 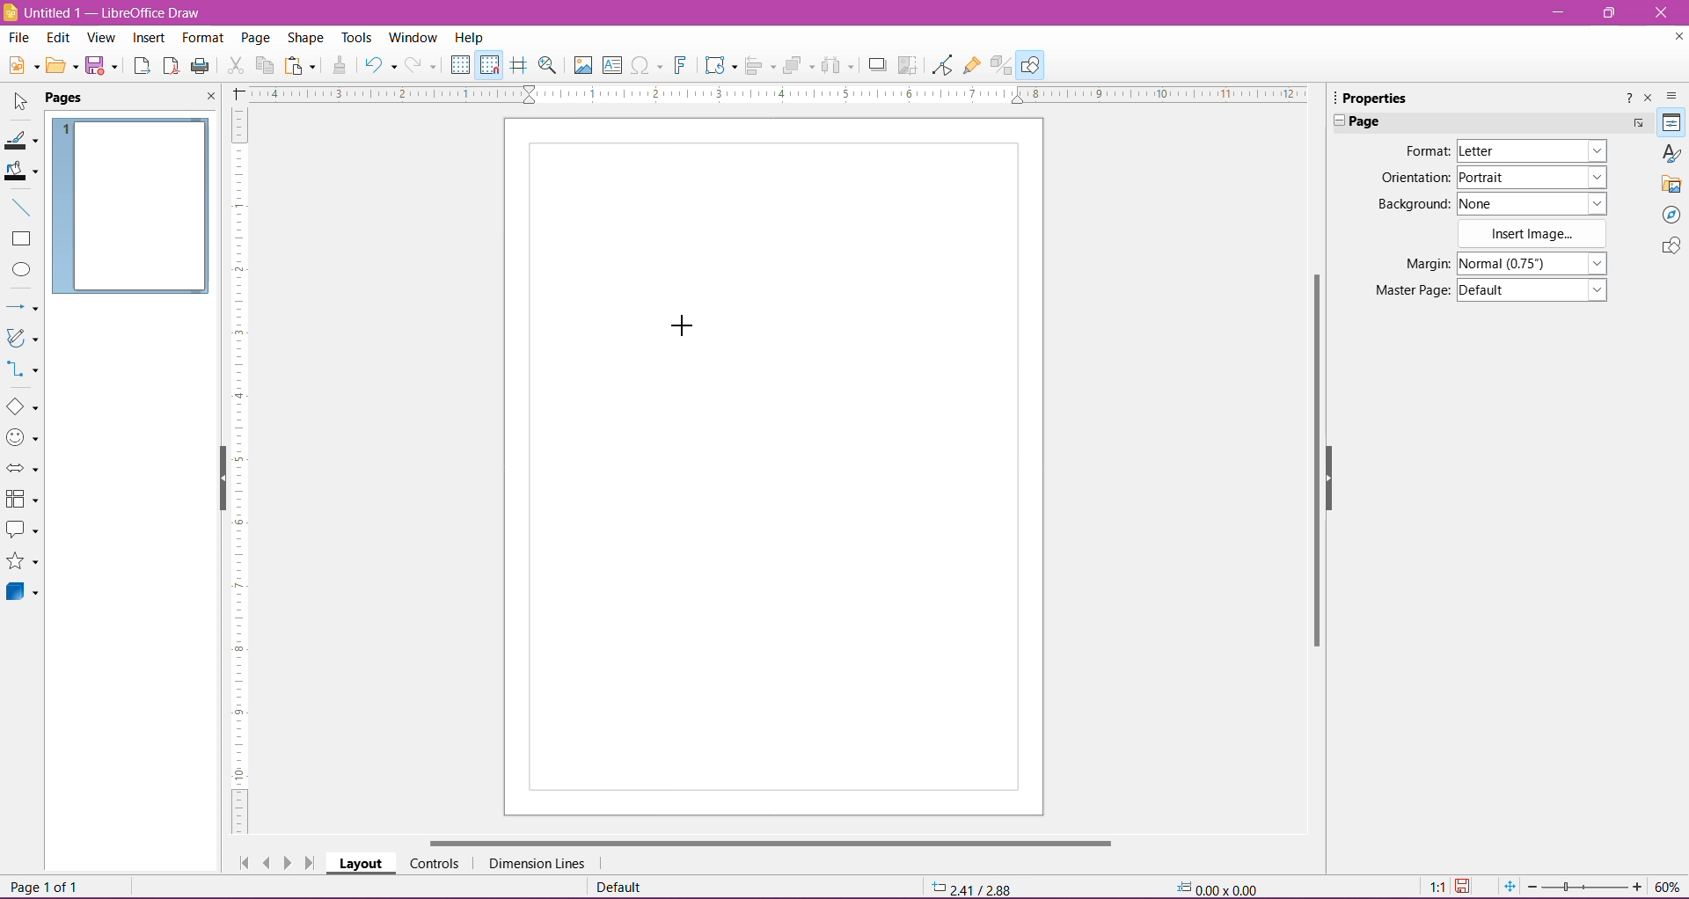 What do you see at coordinates (311, 864) in the screenshot?
I see `Scroll to last page` at bounding box center [311, 864].